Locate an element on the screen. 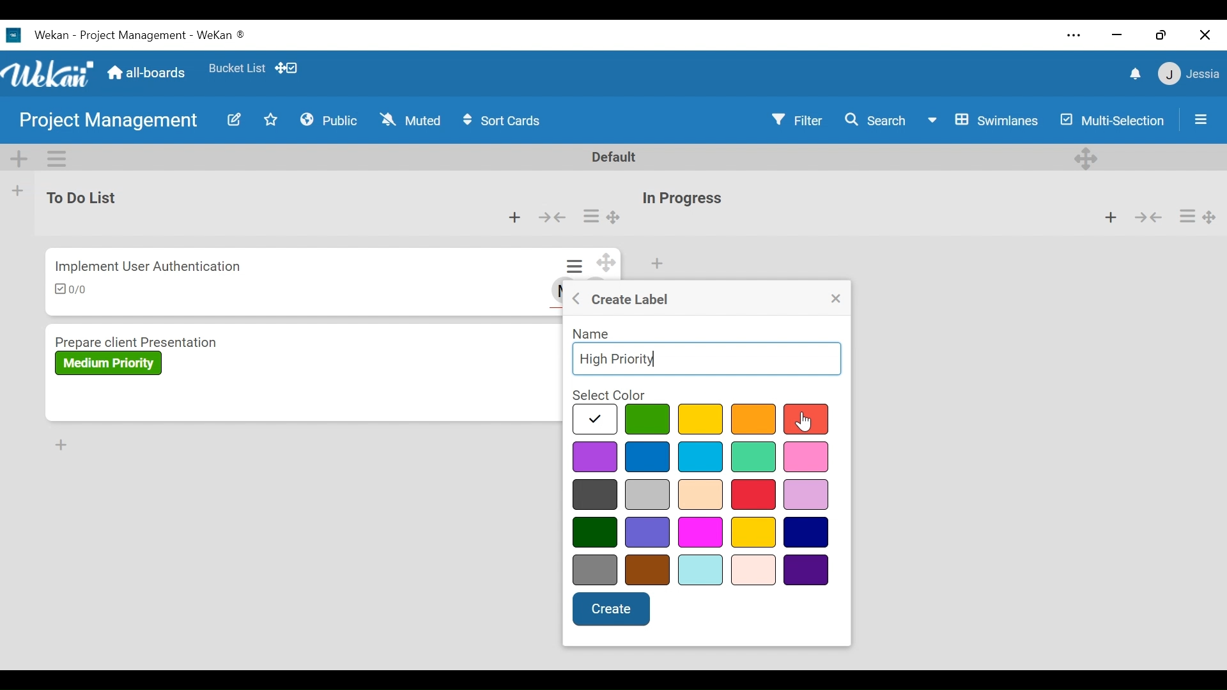  select color options is located at coordinates (701, 494).